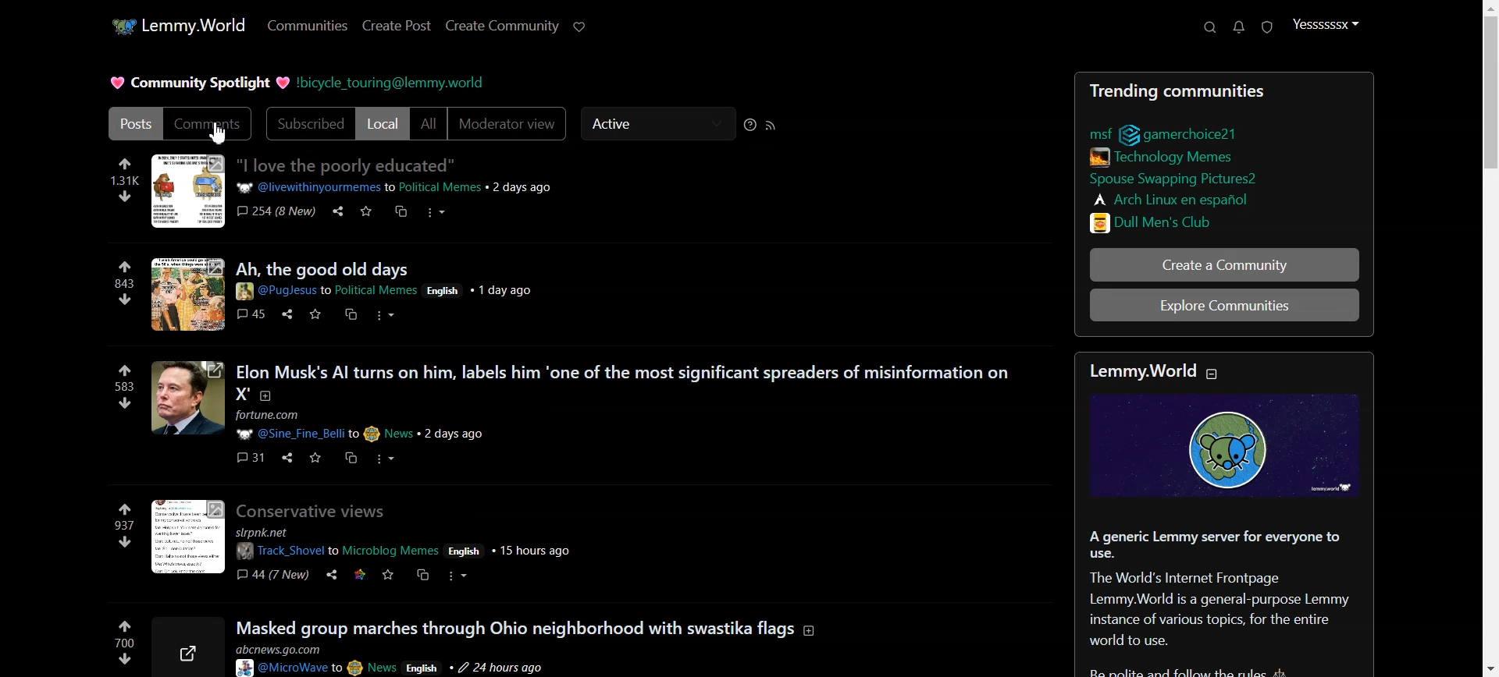 This screenshot has width=1499, height=677. Describe the element at coordinates (325, 269) in the screenshot. I see `post` at that location.